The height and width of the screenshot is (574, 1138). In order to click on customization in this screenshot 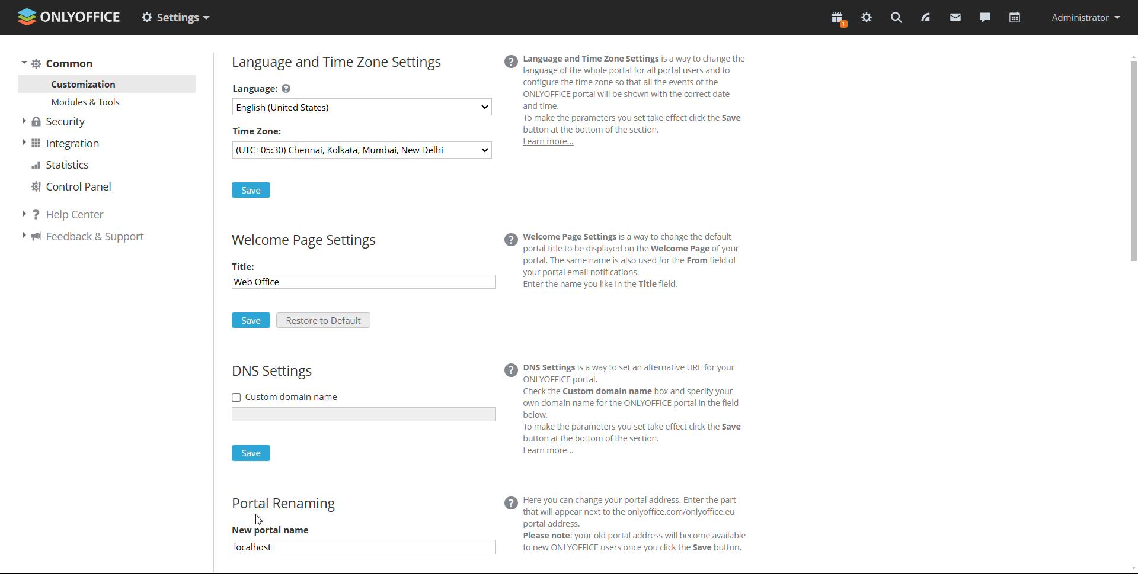, I will do `click(108, 84)`.